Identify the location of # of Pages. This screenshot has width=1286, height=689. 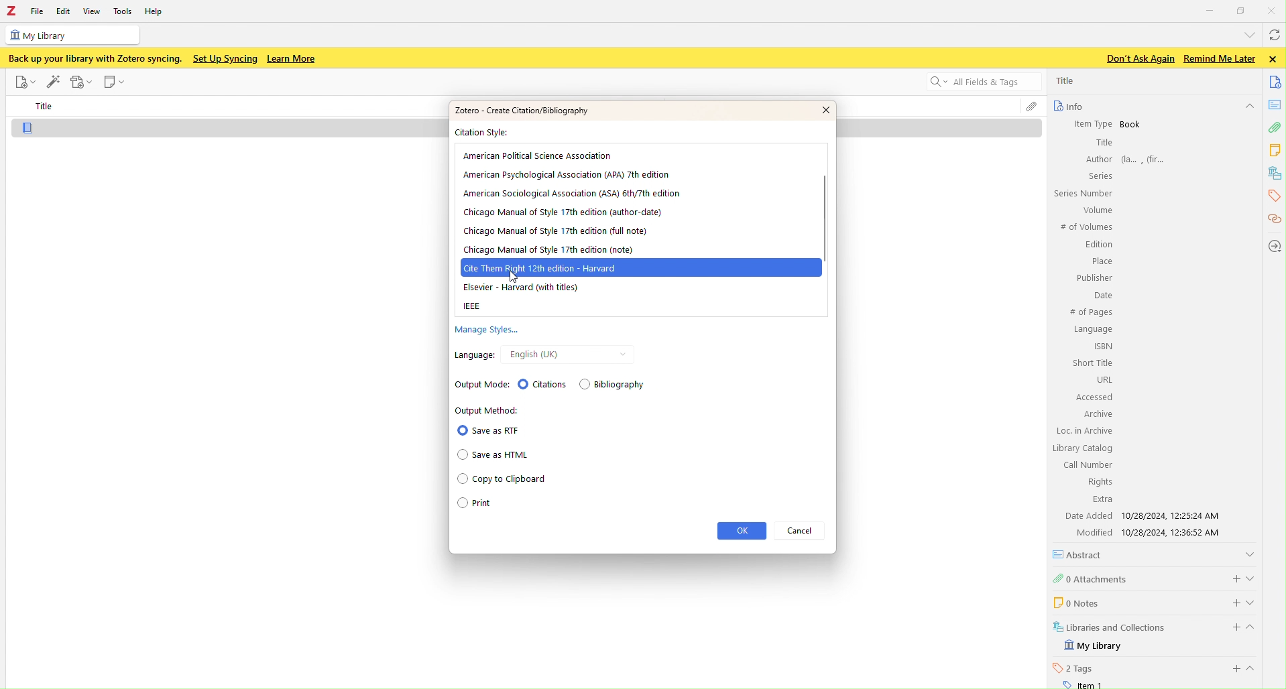
(1090, 313).